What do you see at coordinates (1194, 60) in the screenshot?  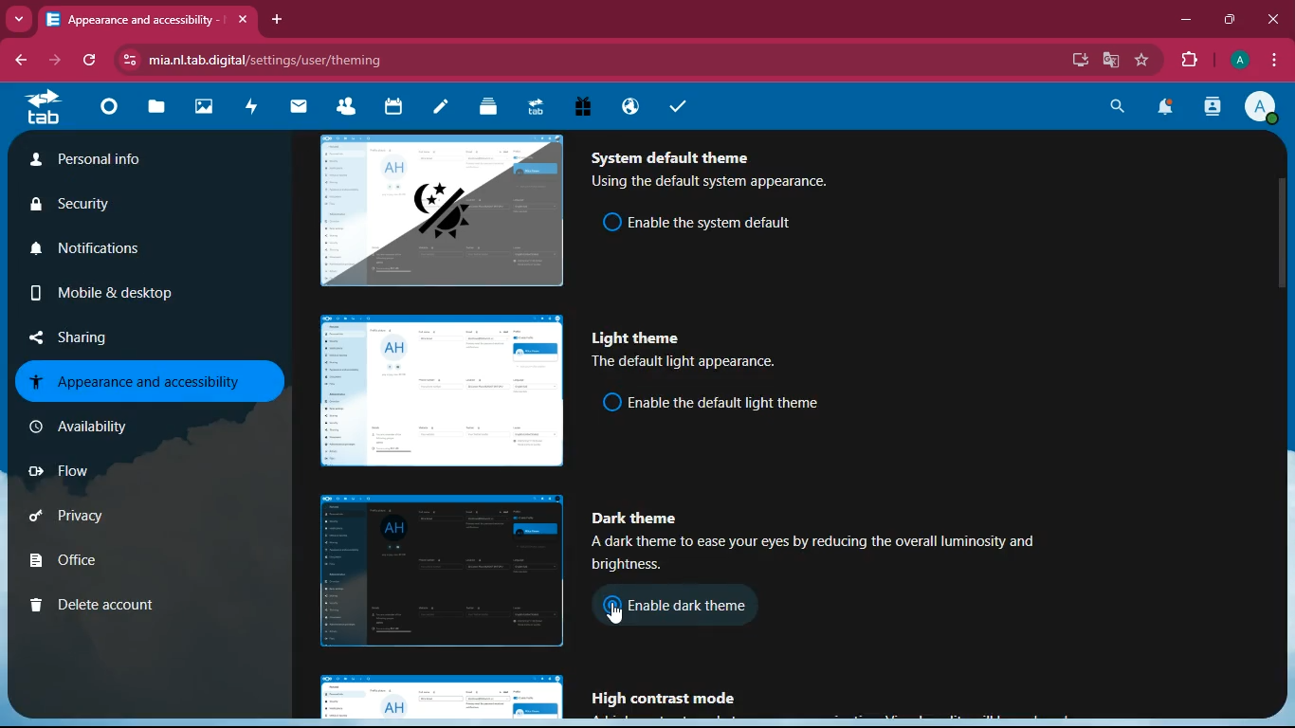 I see `extension` at bounding box center [1194, 60].